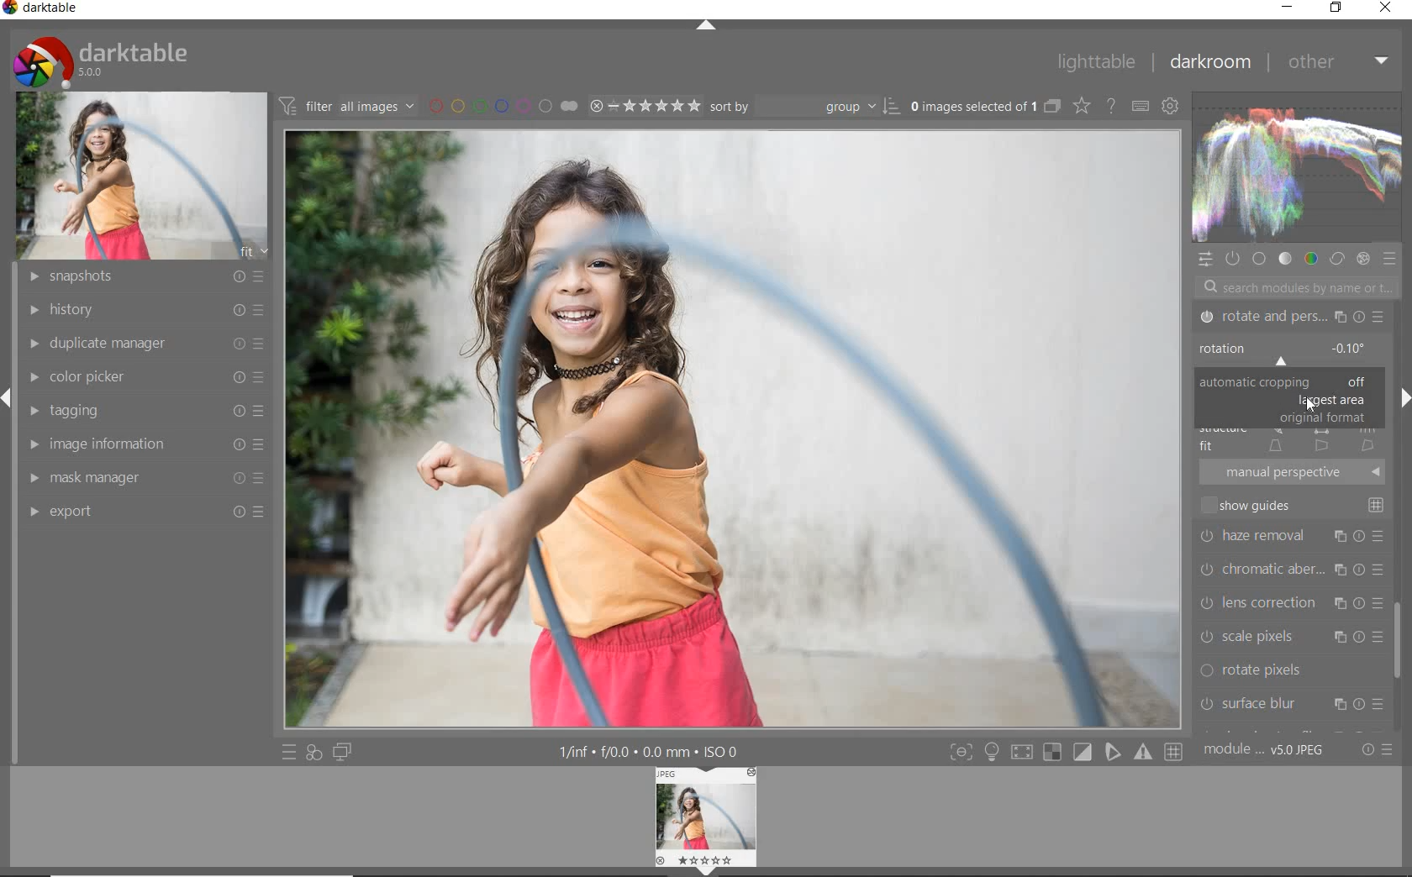  Describe the element at coordinates (1096, 63) in the screenshot. I see `lighttable` at that location.